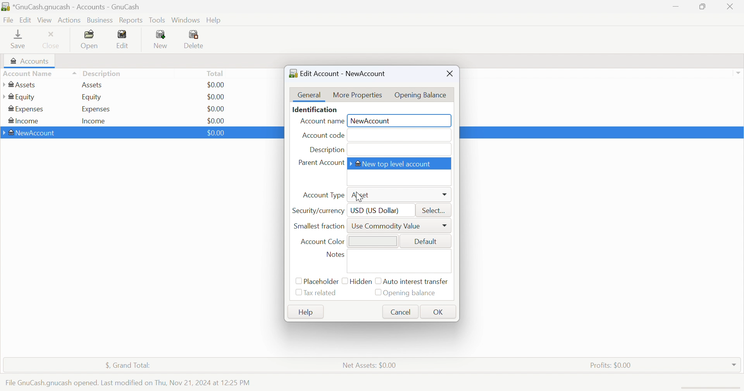 The width and height of the screenshot is (744, 391). I want to click on Opening Balance, so click(422, 95).